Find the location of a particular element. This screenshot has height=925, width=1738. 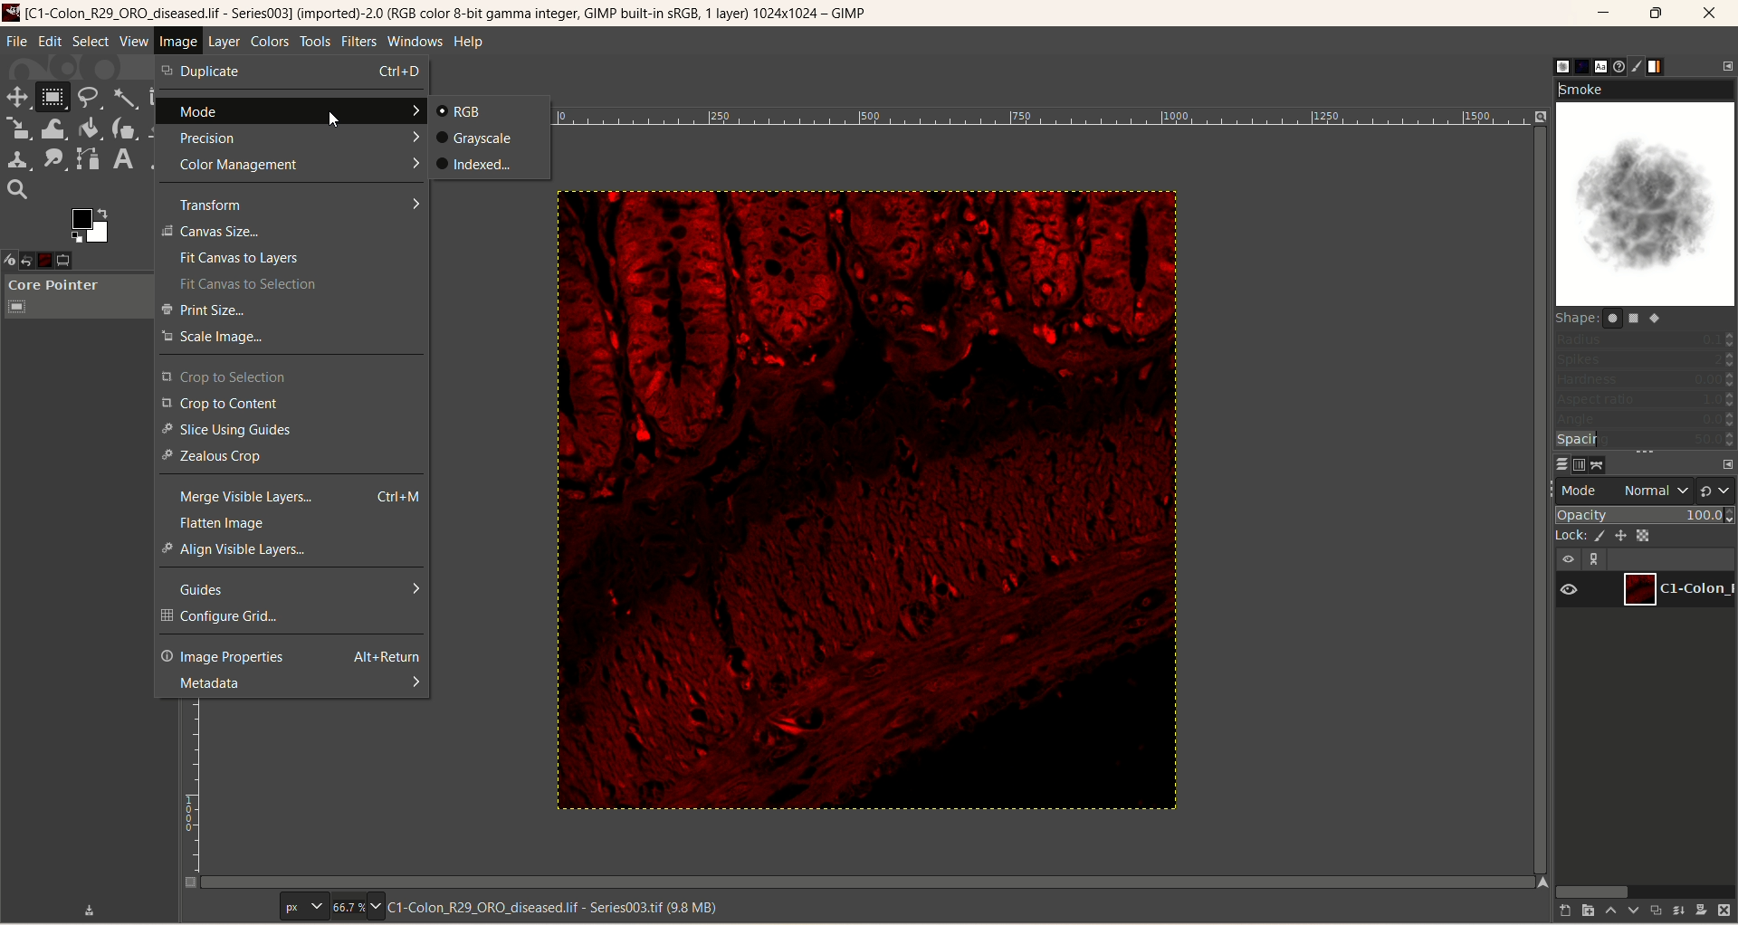

fit canvas to layers is located at coordinates (294, 260).